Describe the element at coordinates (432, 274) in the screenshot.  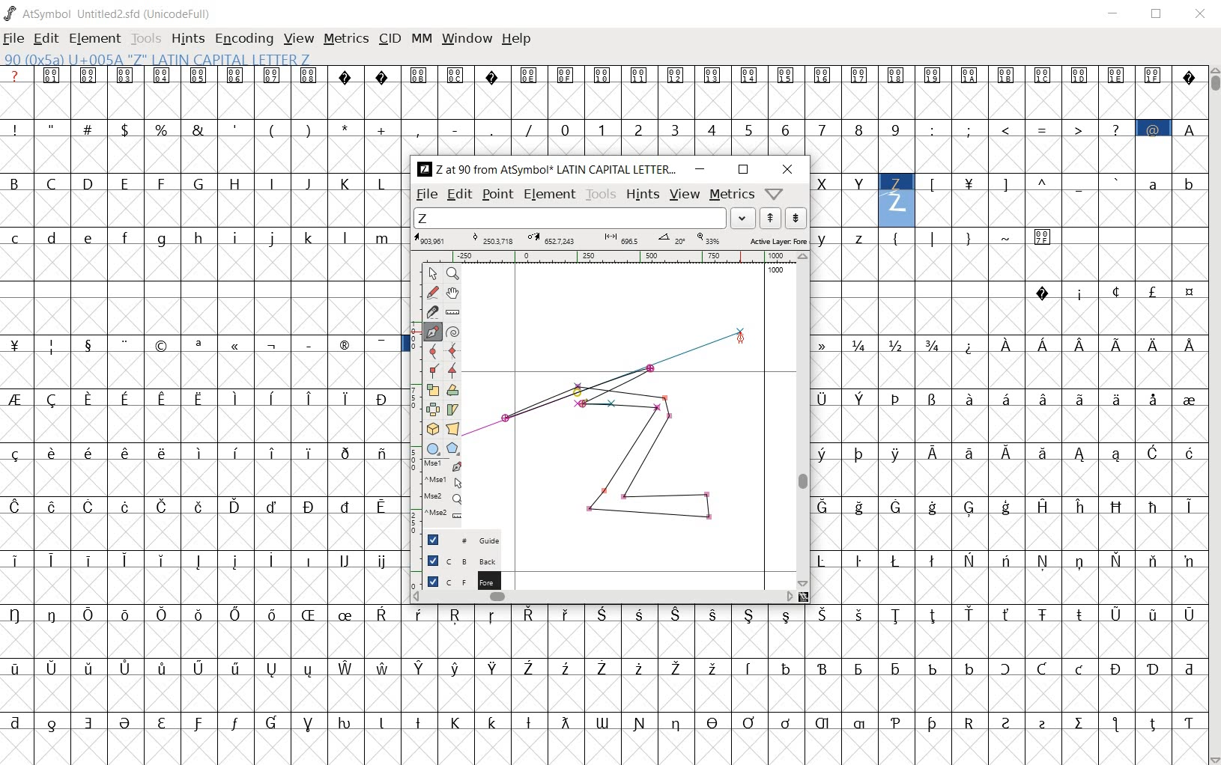
I see `POINTER` at that location.